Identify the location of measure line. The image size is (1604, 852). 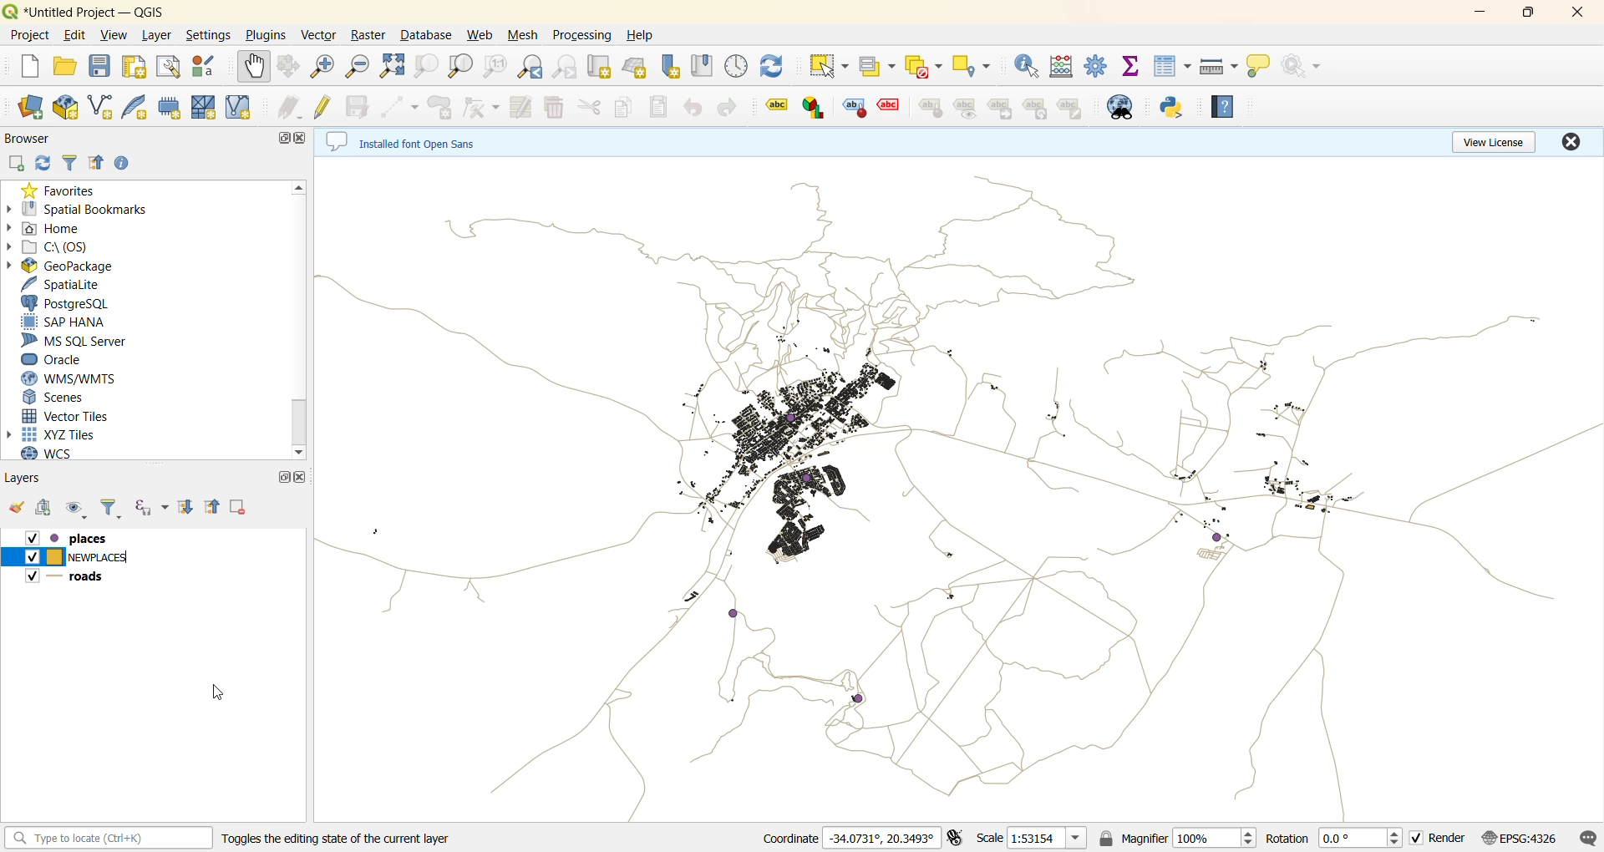
(1221, 67).